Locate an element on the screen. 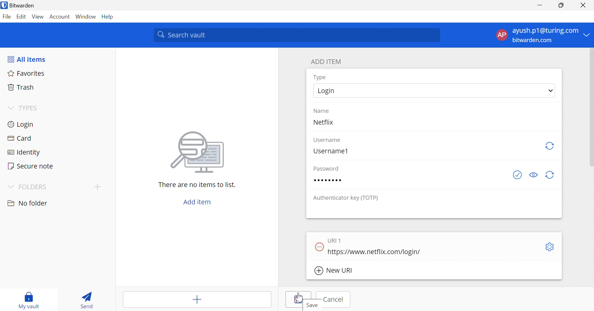 Image resolution: width=594 pixels, height=311 pixels. New URl is located at coordinates (334, 270).